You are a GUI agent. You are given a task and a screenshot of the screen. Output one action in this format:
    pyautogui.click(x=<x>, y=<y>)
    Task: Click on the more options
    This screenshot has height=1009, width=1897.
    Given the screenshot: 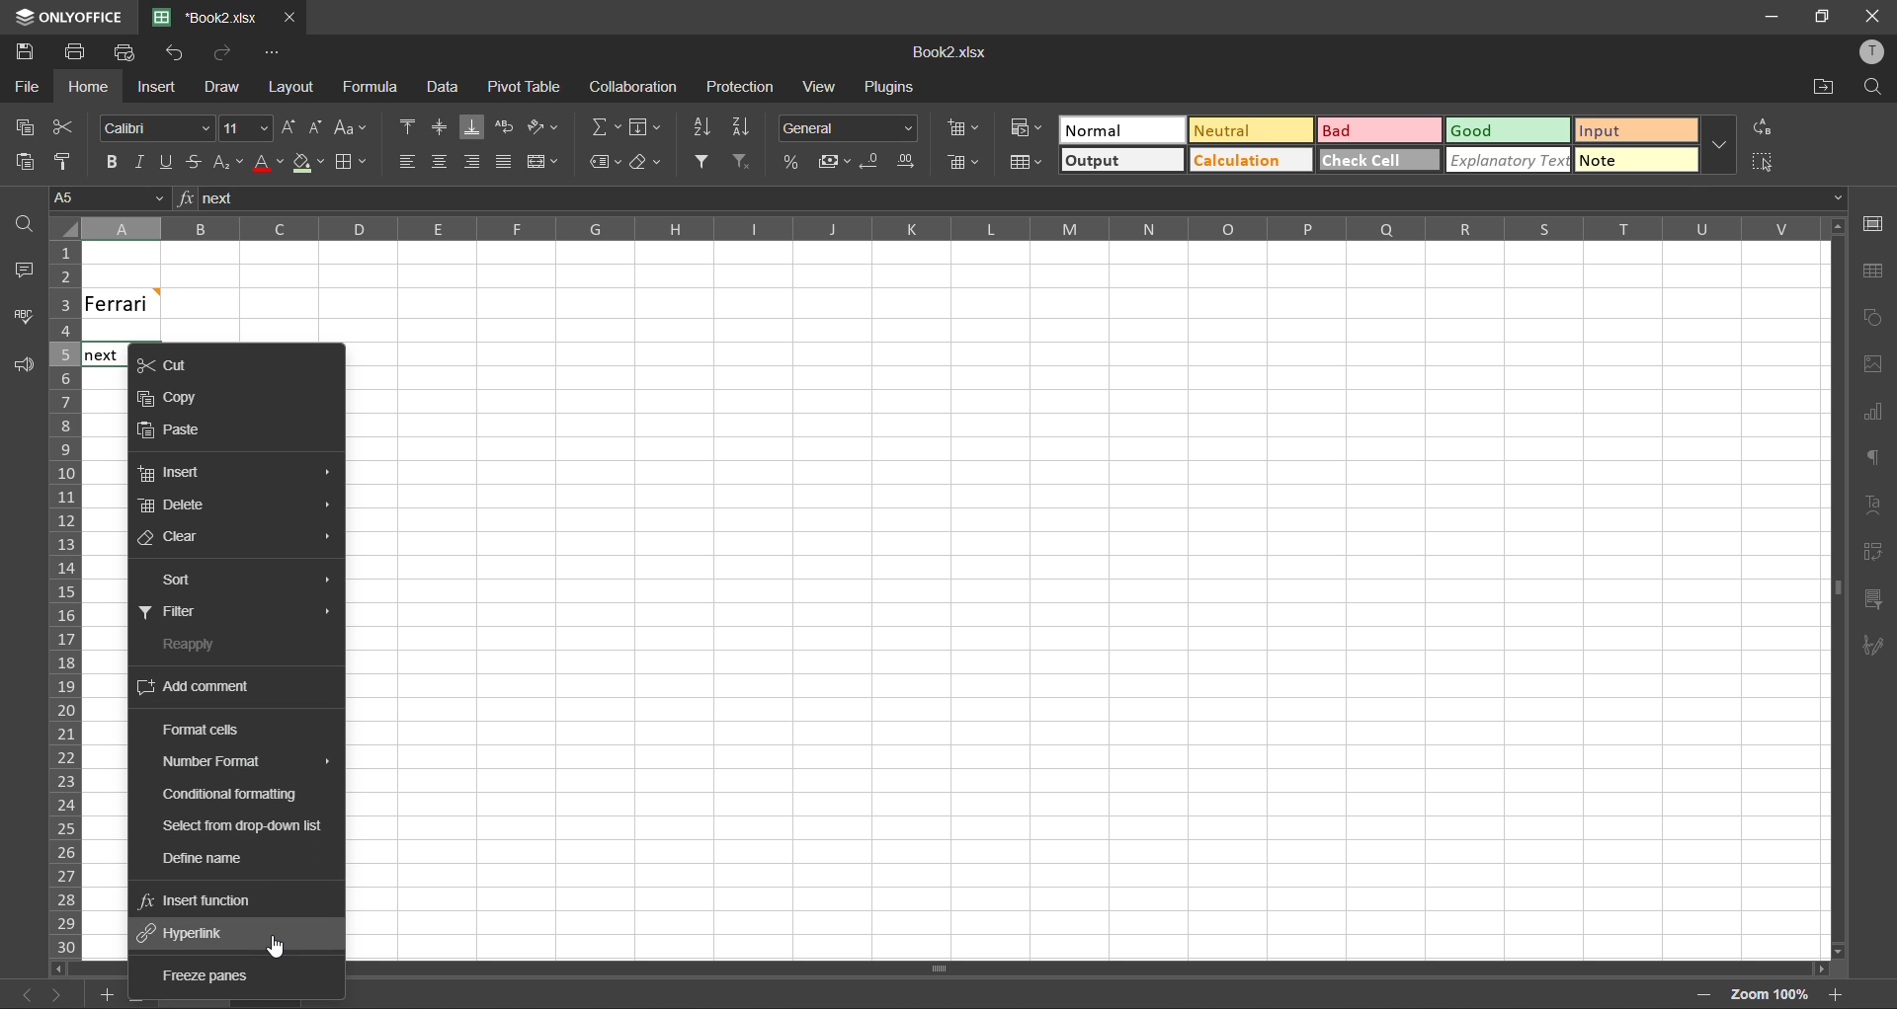 What is the action you would take?
    pyautogui.click(x=1718, y=144)
    